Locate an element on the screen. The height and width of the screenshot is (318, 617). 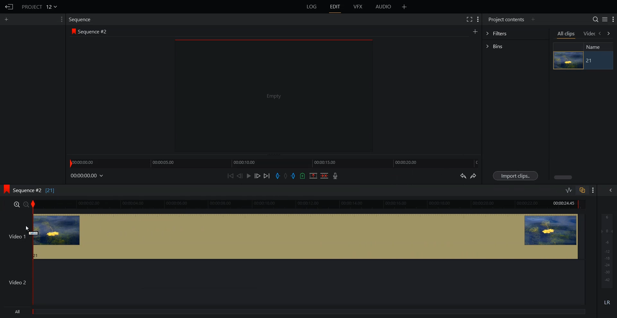
Search is located at coordinates (593, 19).